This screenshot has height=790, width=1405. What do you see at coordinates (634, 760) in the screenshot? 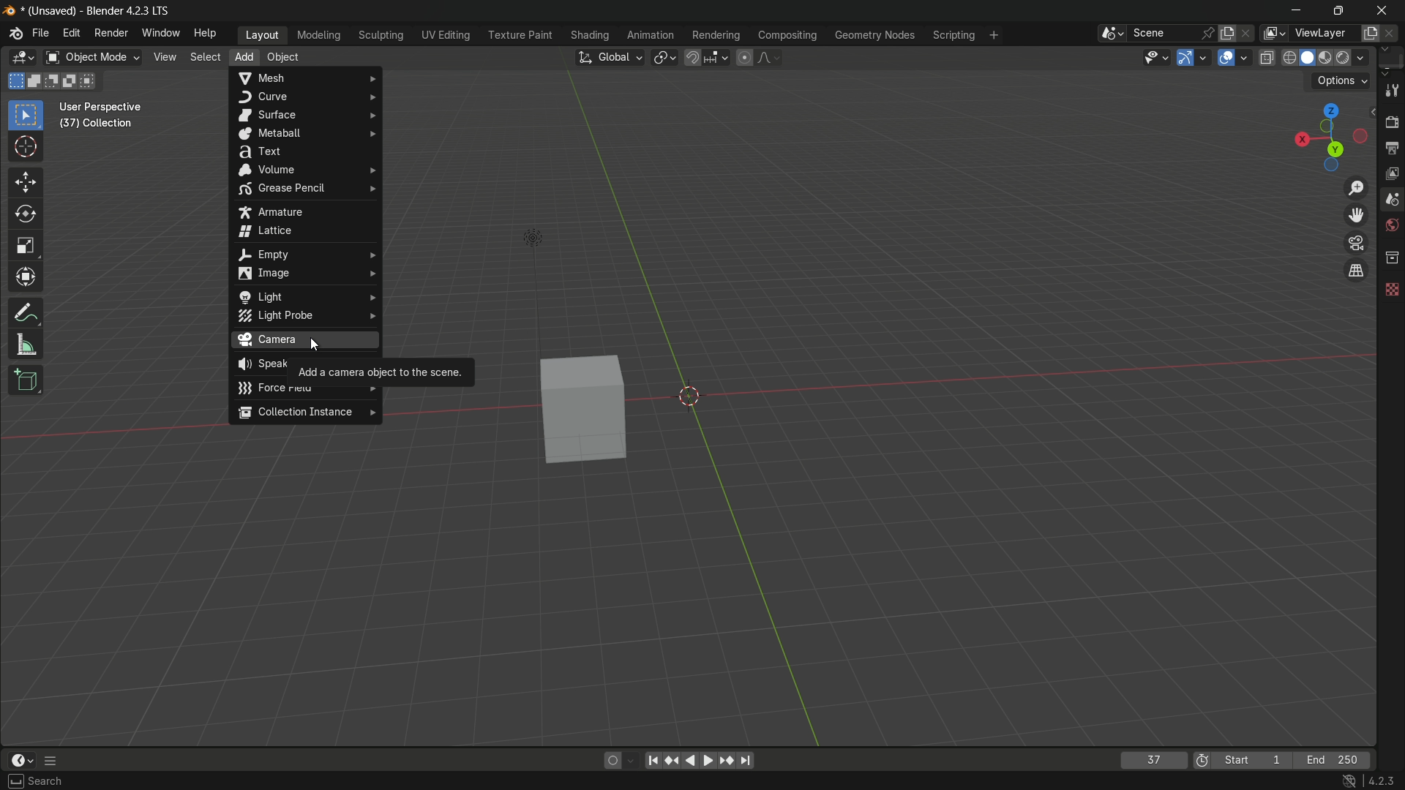
I see `auto keyframing` at bounding box center [634, 760].